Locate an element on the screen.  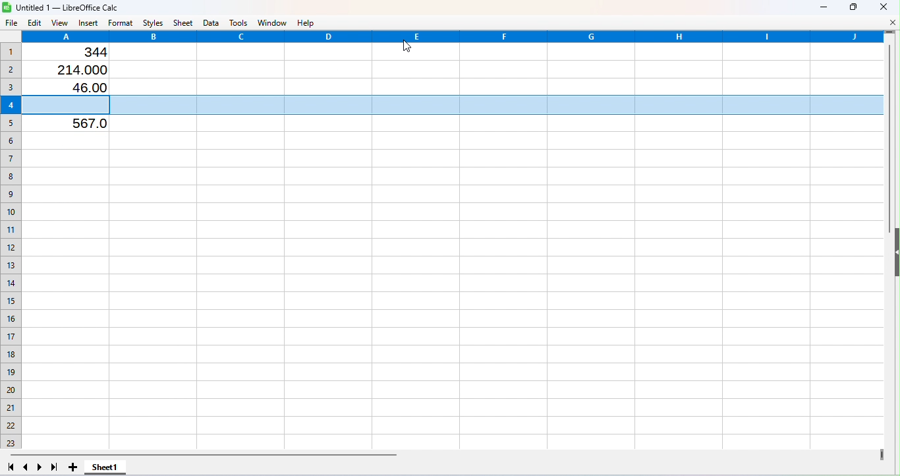
Scroll to last sheet is located at coordinates (53, 467).